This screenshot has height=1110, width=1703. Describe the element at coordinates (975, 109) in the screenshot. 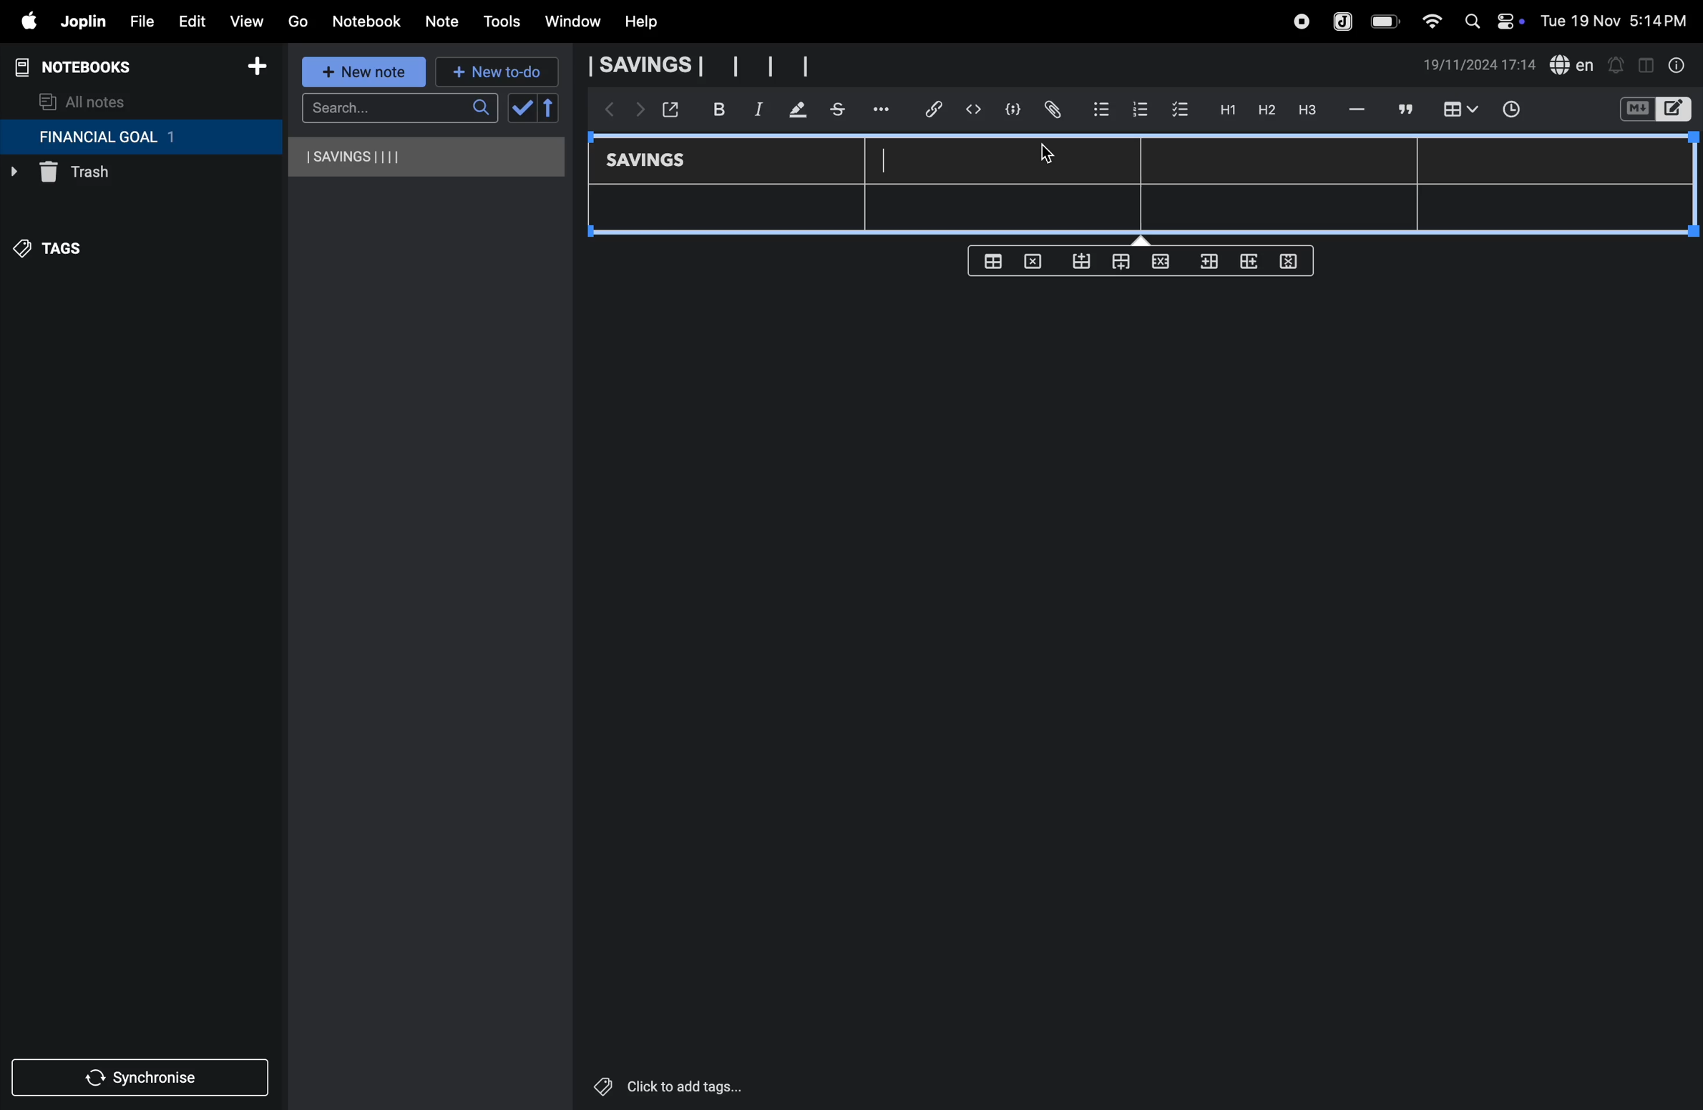

I see `insert code` at that location.